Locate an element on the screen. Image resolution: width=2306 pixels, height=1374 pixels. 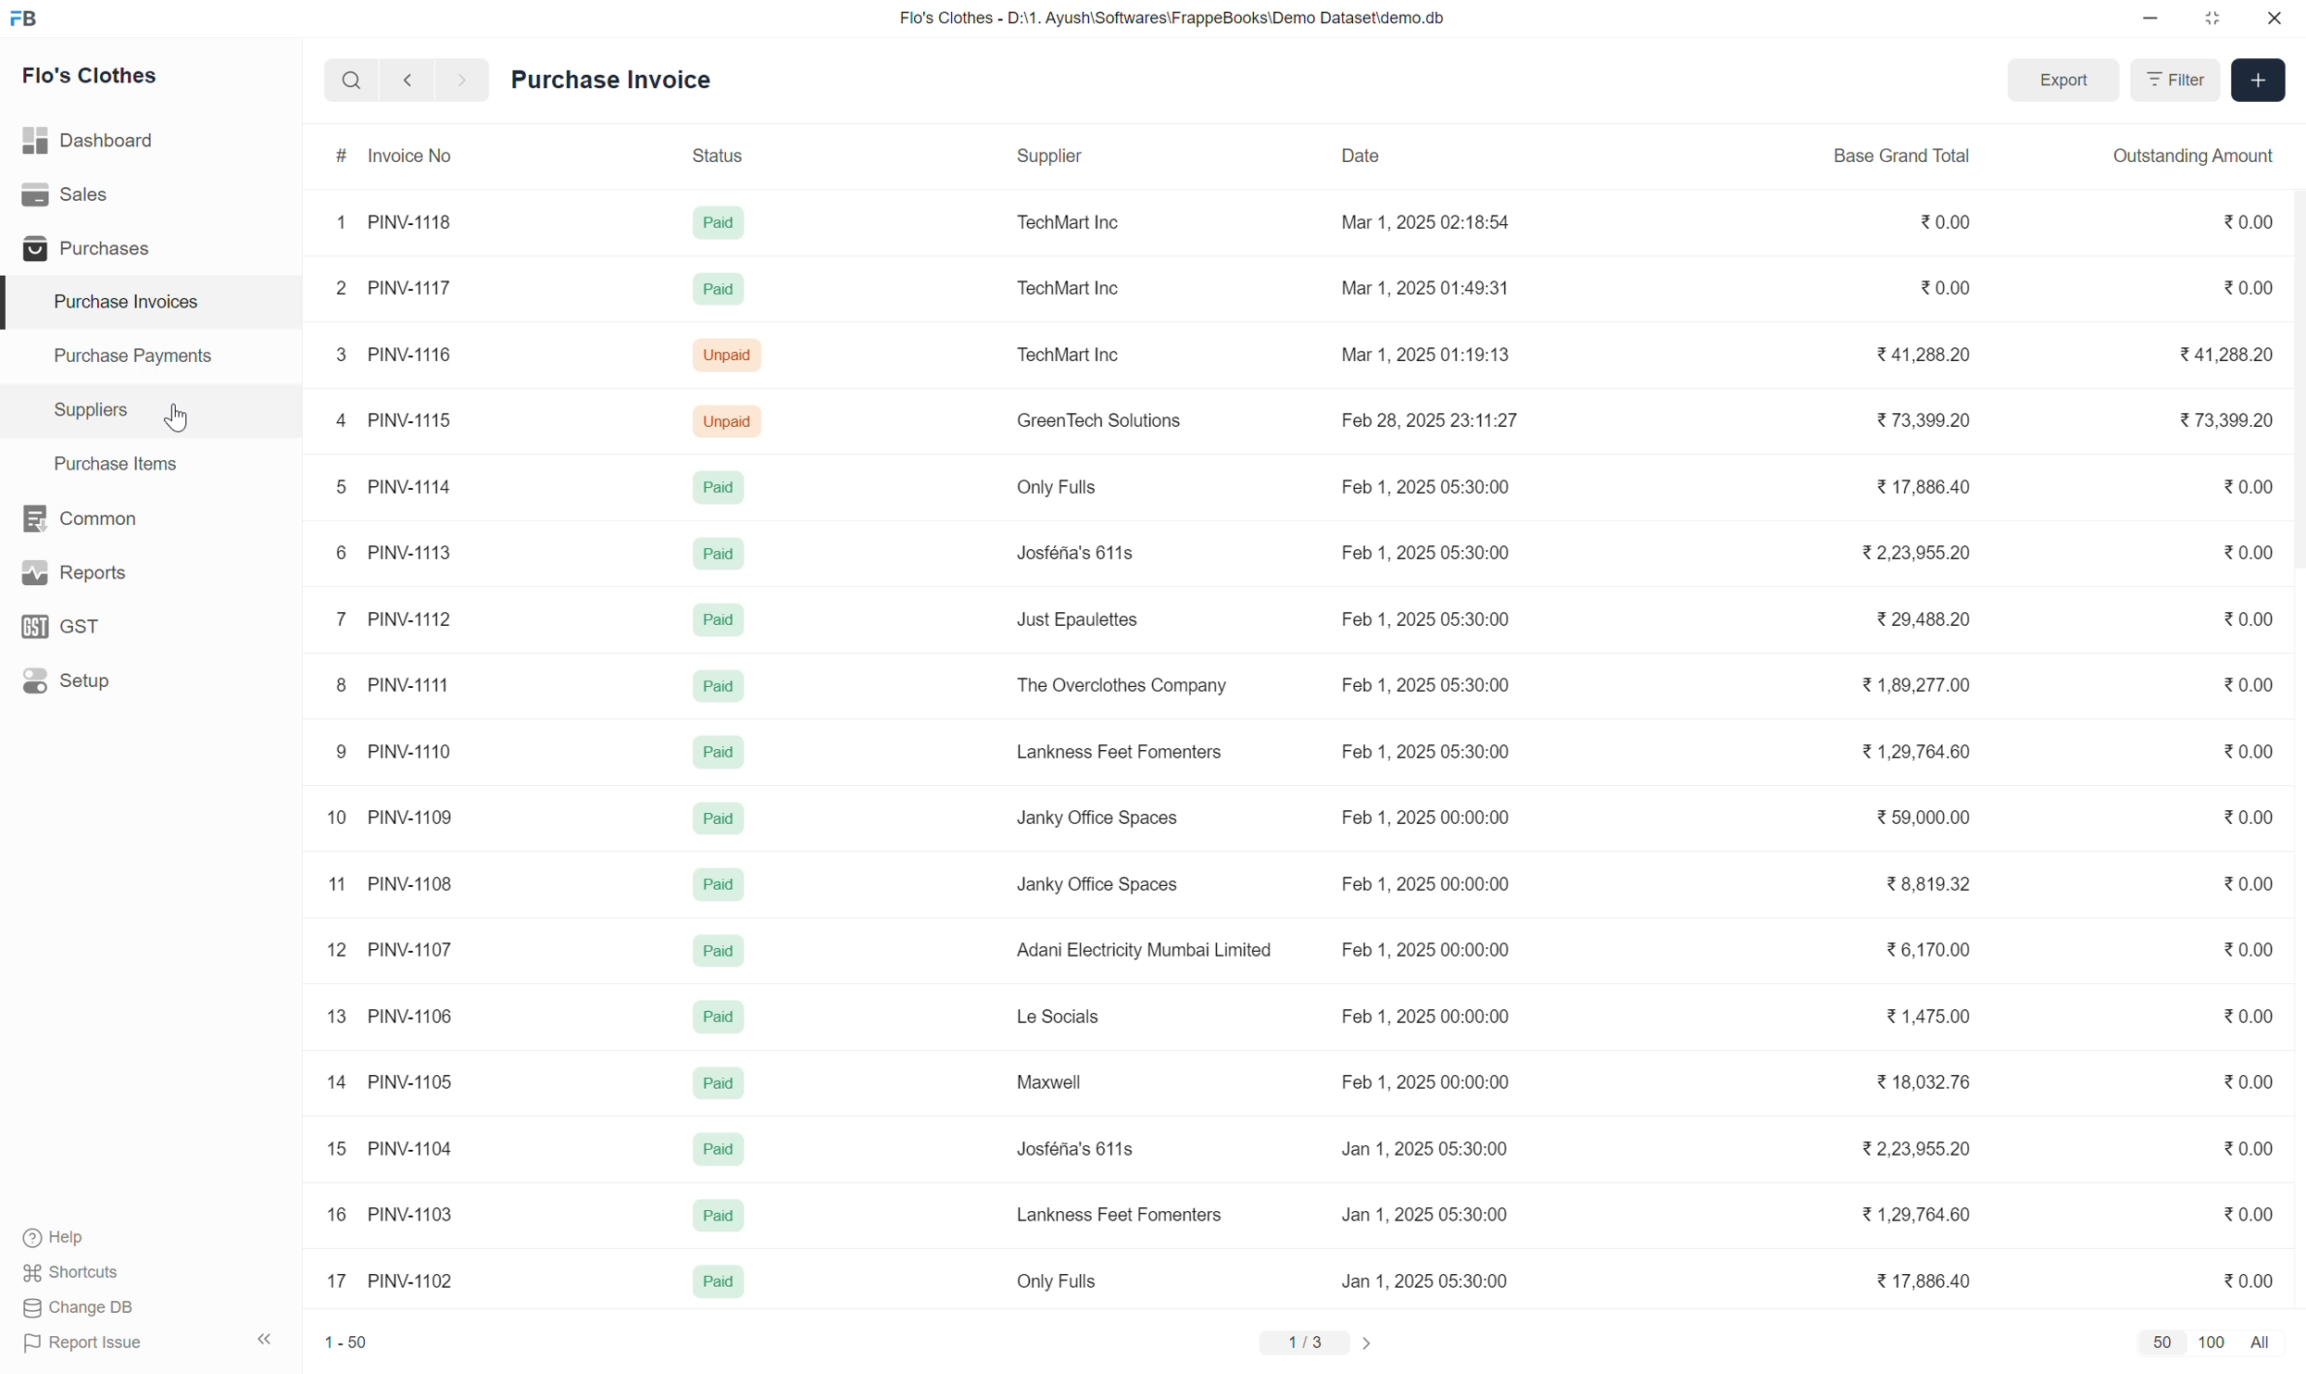
%1,29,764.60 is located at coordinates (1919, 749).